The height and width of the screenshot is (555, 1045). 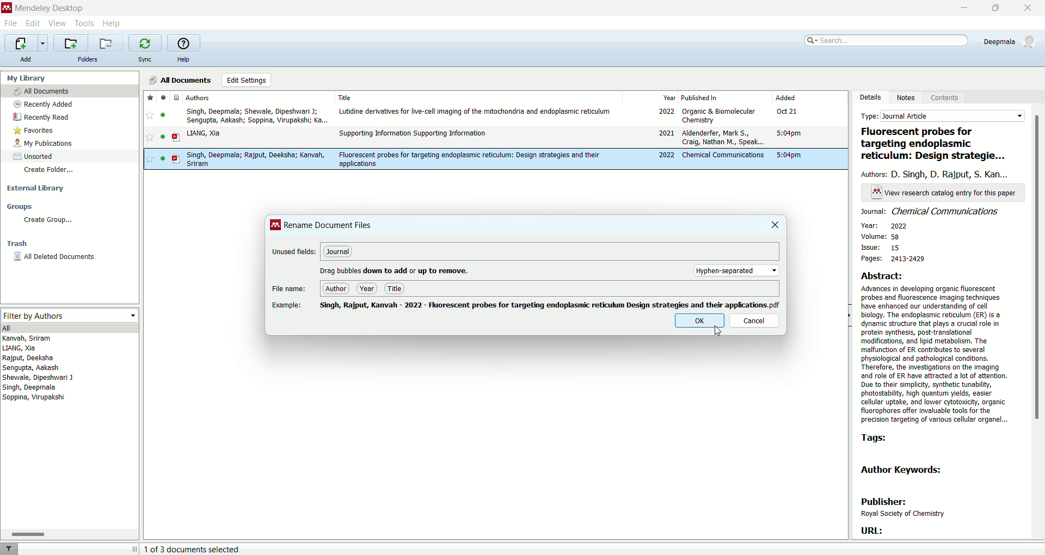 What do you see at coordinates (997, 8) in the screenshot?
I see `maximize` at bounding box center [997, 8].